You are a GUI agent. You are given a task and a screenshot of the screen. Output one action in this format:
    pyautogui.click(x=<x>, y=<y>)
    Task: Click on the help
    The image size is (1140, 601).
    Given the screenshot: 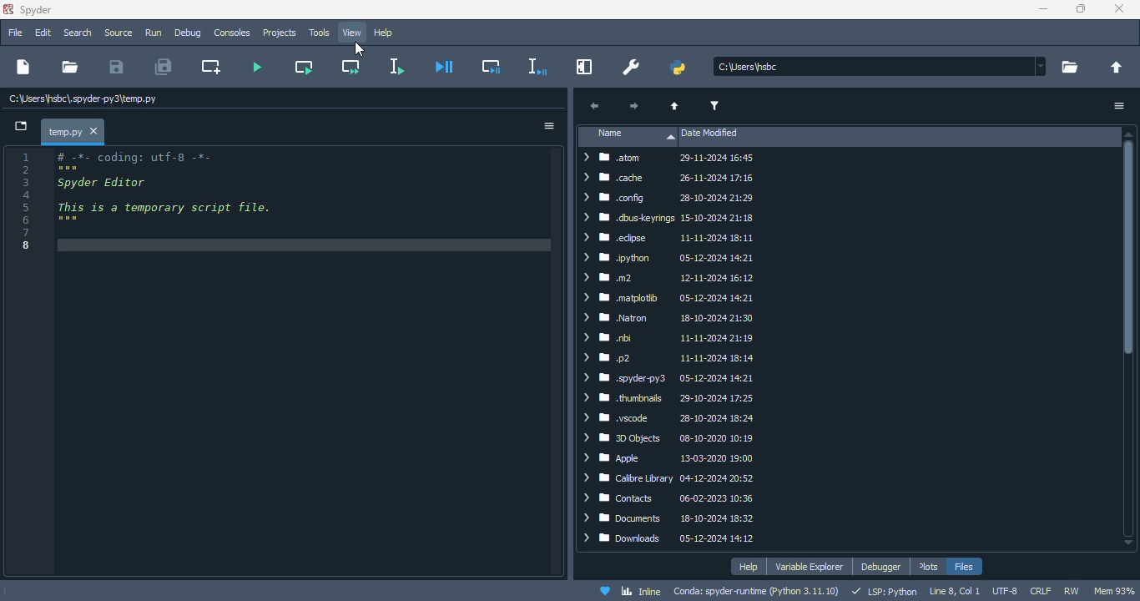 What is the action you would take?
    pyautogui.click(x=749, y=567)
    